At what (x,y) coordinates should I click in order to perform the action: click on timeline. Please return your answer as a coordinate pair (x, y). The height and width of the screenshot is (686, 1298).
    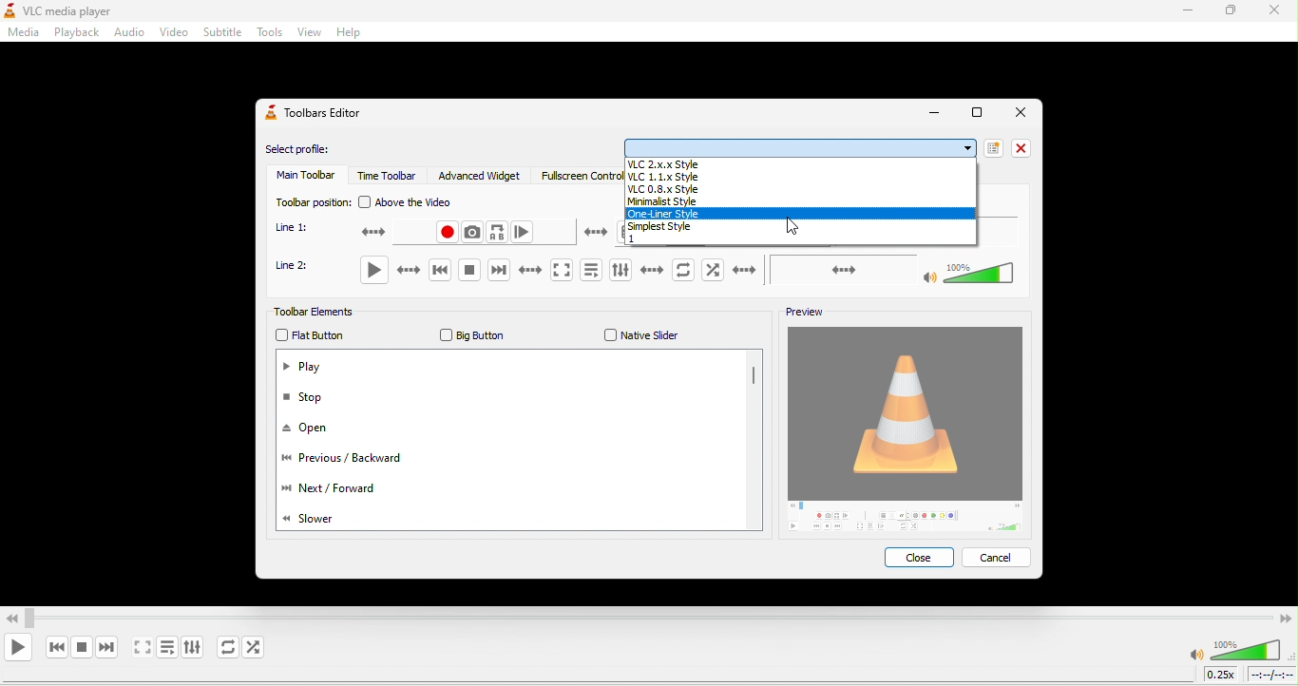
    Looking at the image, I should click on (1272, 676).